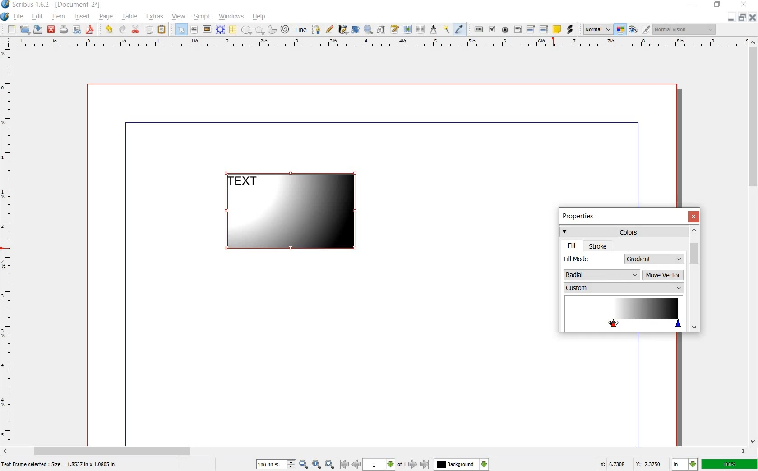 Image resolution: width=758 pixels, height=471 pixels. What do you see at coordinates (52, 29) in the screenshot?
I see `close` at bounding box center [52, 29].